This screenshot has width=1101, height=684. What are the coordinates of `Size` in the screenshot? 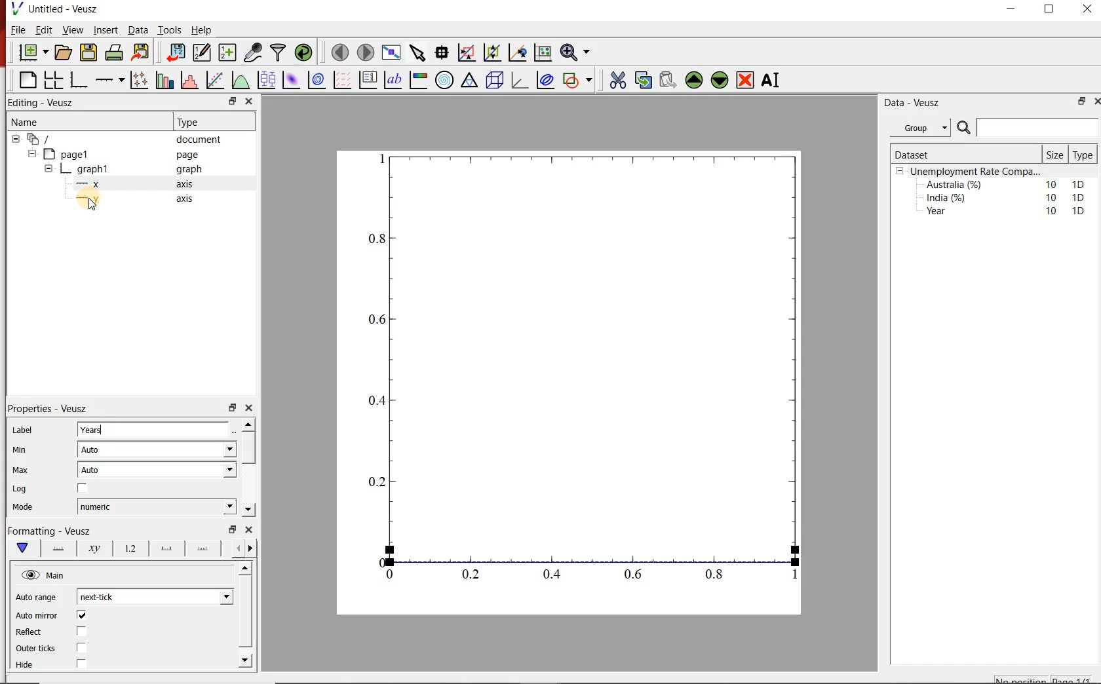 It's located at (1056, 155).